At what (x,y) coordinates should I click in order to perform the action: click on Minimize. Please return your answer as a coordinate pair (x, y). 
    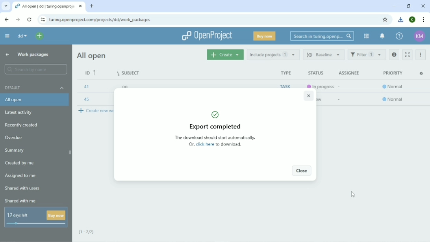
    Looking at the image, I should click on (393, 6).